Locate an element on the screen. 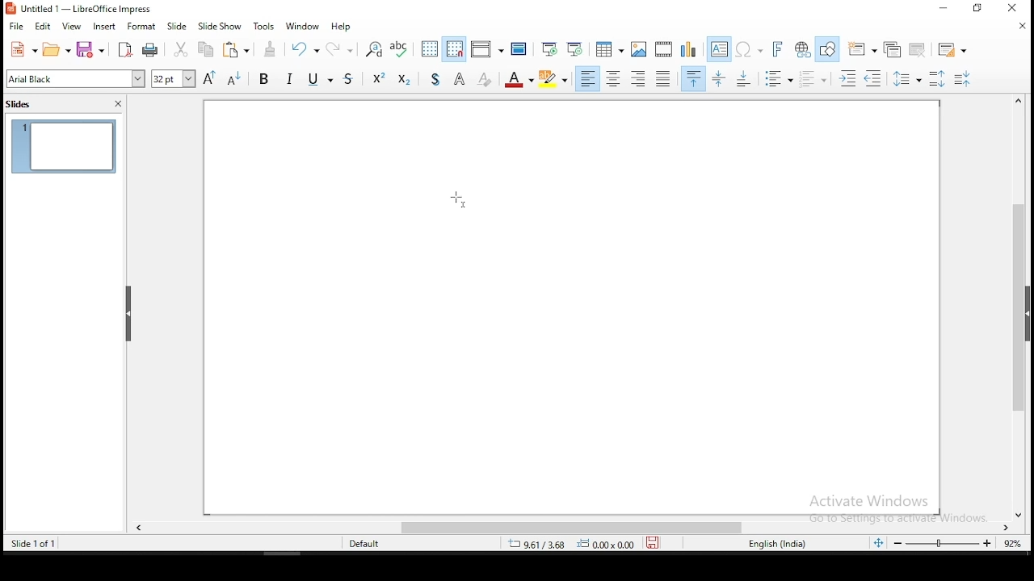 The height and width of the screenshot is (581, 1034). slide show is located at coordinates (178, 26).